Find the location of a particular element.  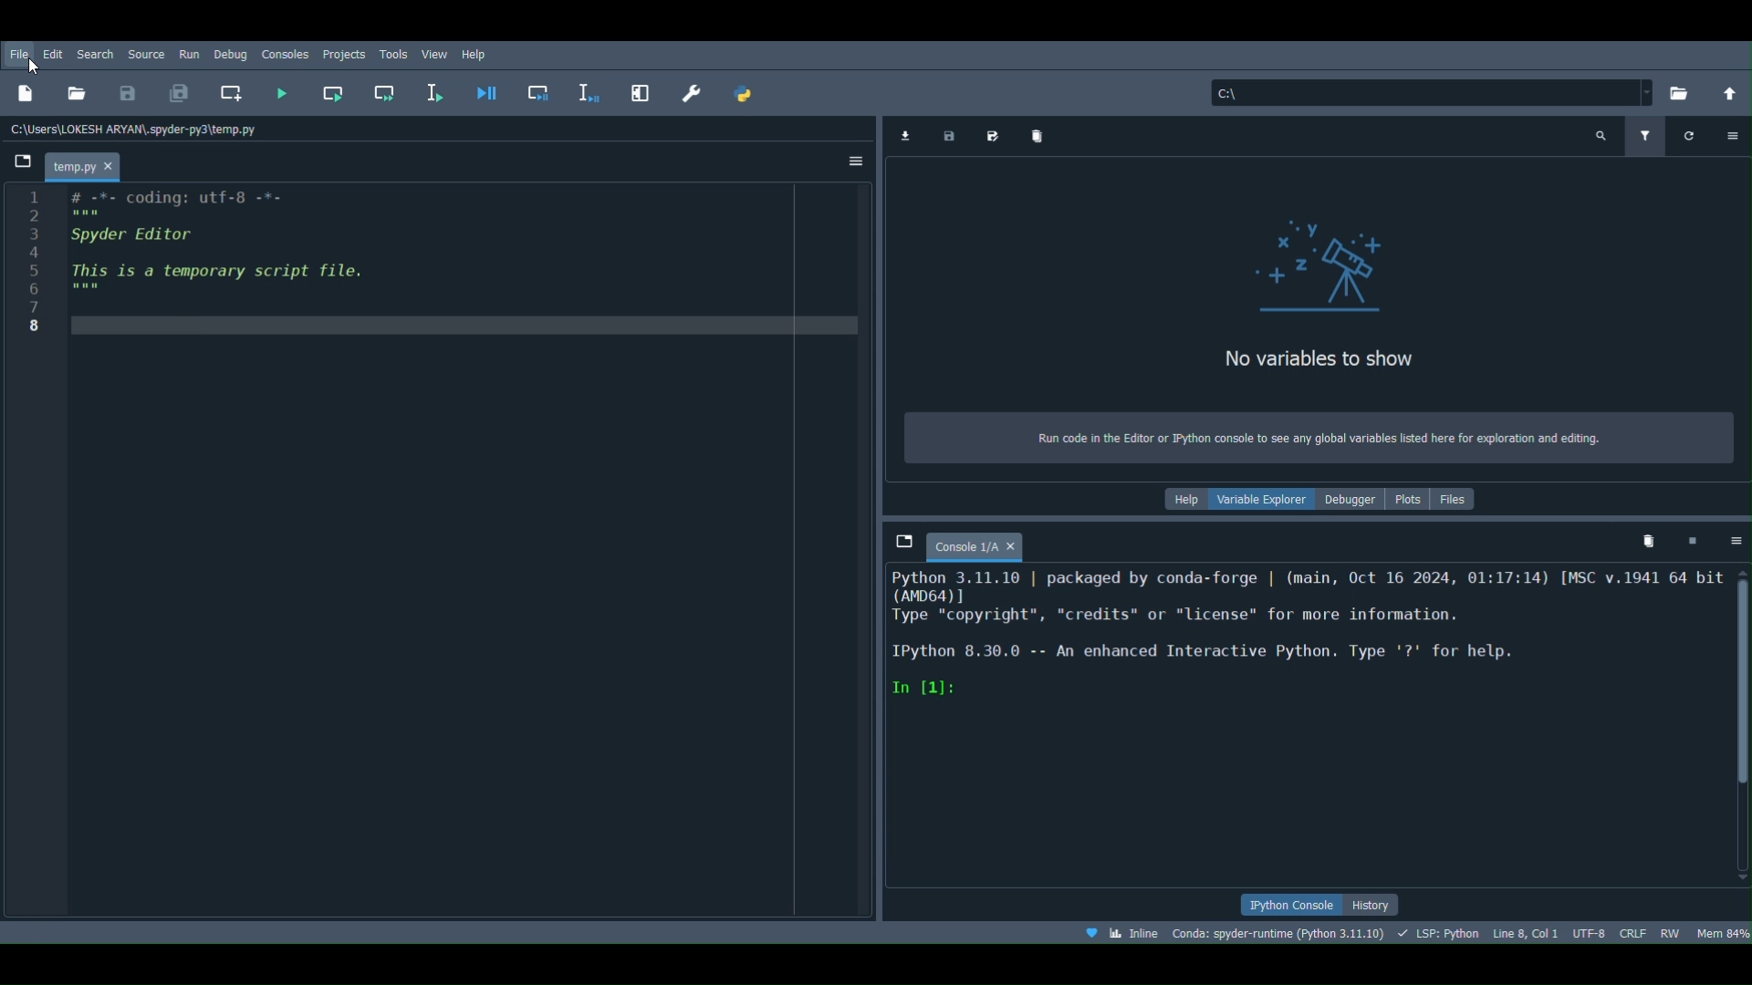

Options is located at coordinates (855, 159).